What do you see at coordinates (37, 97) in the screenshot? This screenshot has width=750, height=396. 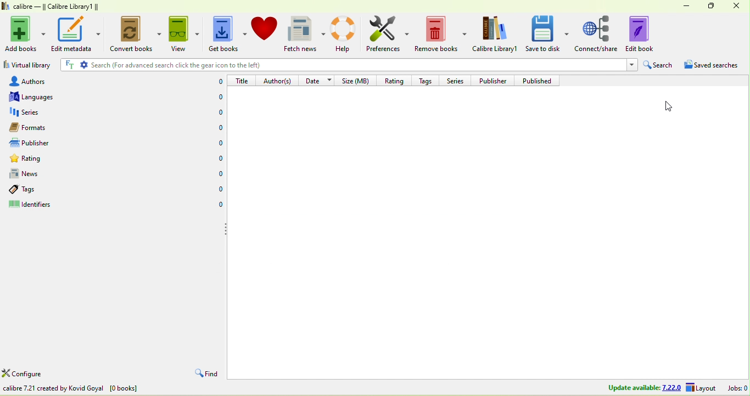 I see `languages` at bounding box center [37, 97].